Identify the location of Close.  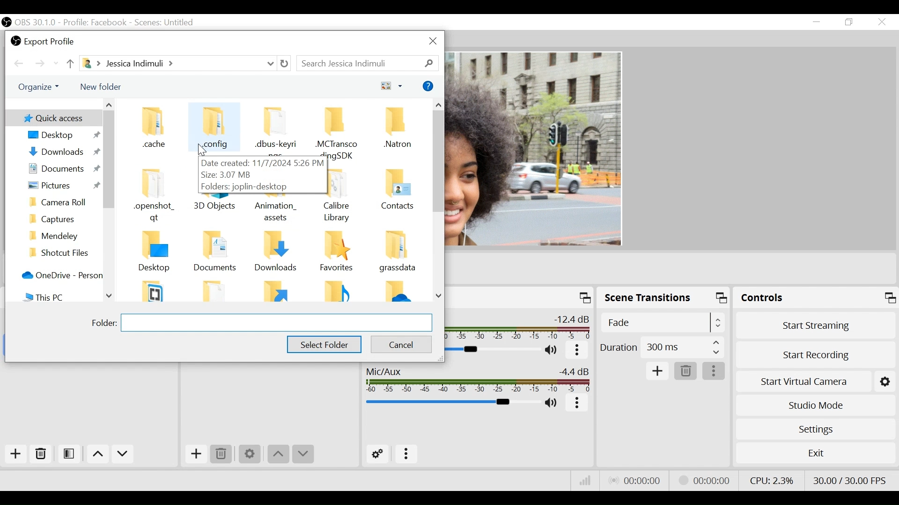
(434, 42).